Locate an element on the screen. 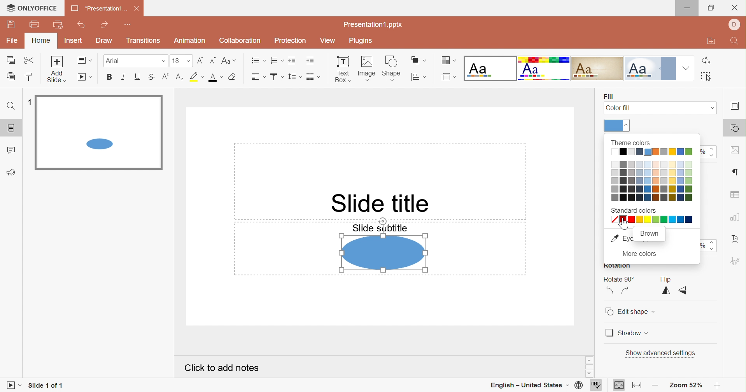 The image size is (746, 392). Close is located at coordinates (137, 9).